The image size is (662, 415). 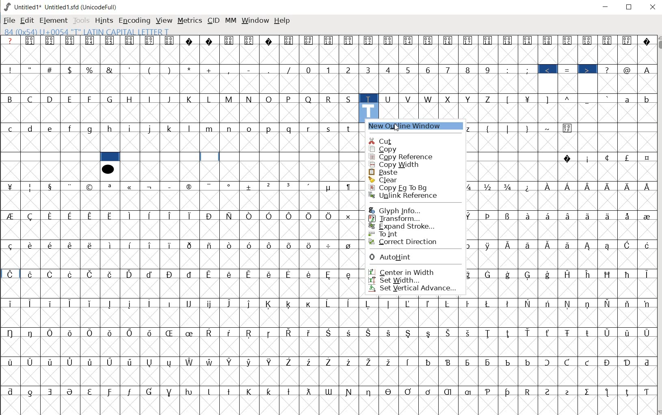 I want to click on Symbol, so click(x=10, y=245).